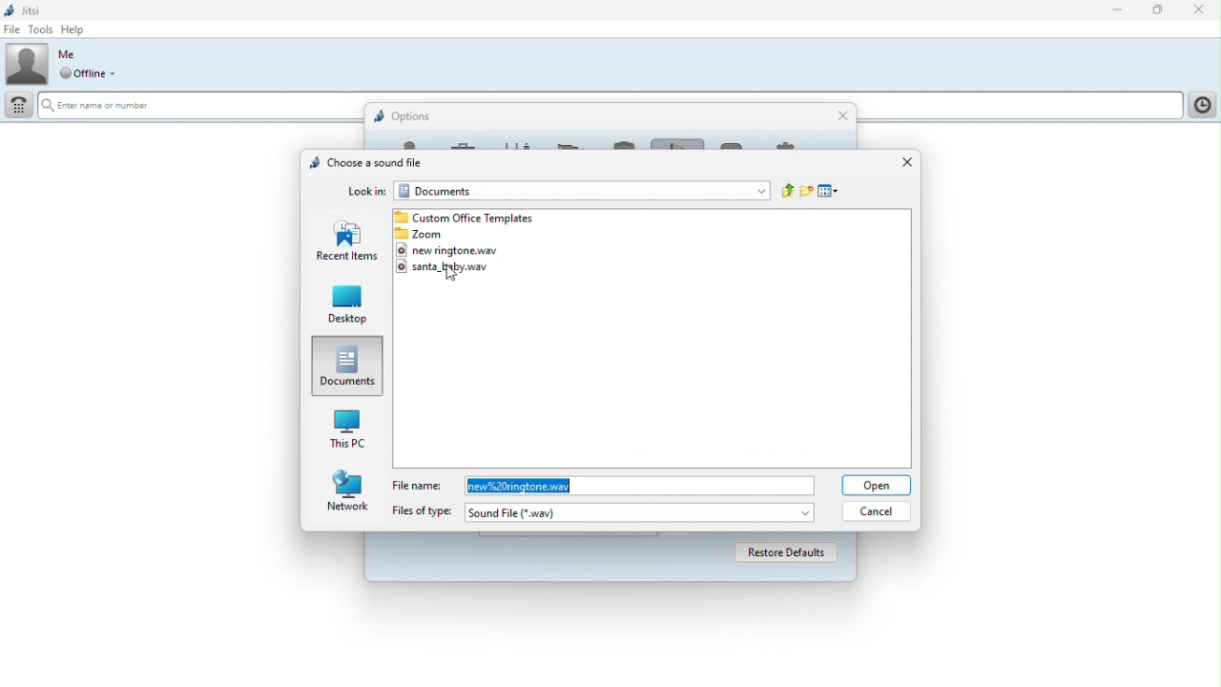 This screenshot has height=687, width=1221. I want to click on options , so click(408, 114).